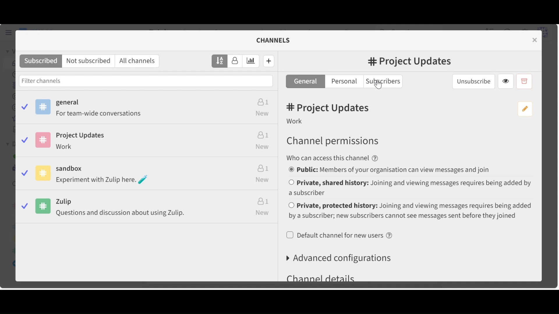 The image size is (559, 314). Describe the element at coordinates (147, 140) in the screenshot. I see `Project Updates` at that location.